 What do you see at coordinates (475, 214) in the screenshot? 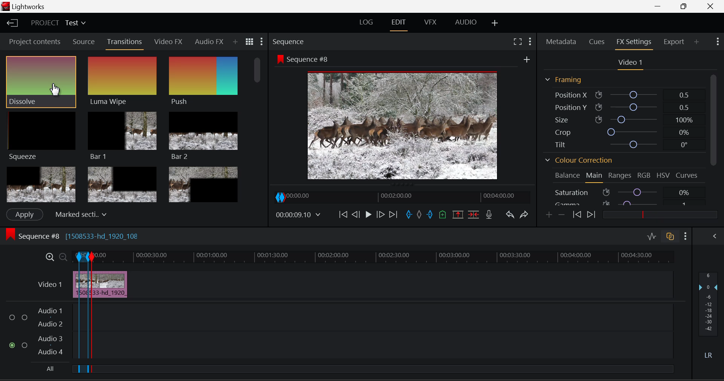
I see `Delete/Cut` at bounding box center [475, 214].